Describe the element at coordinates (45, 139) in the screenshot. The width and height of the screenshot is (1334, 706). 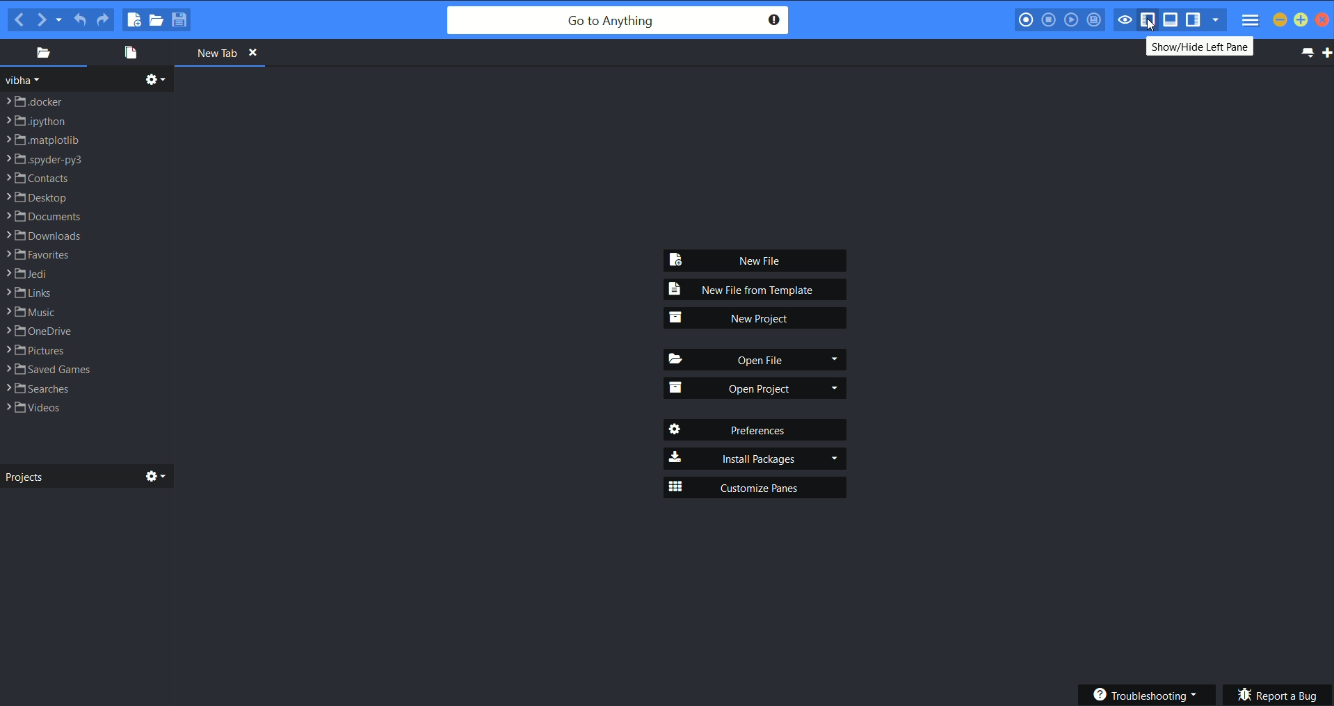
I see `.matplotlib` at that location.